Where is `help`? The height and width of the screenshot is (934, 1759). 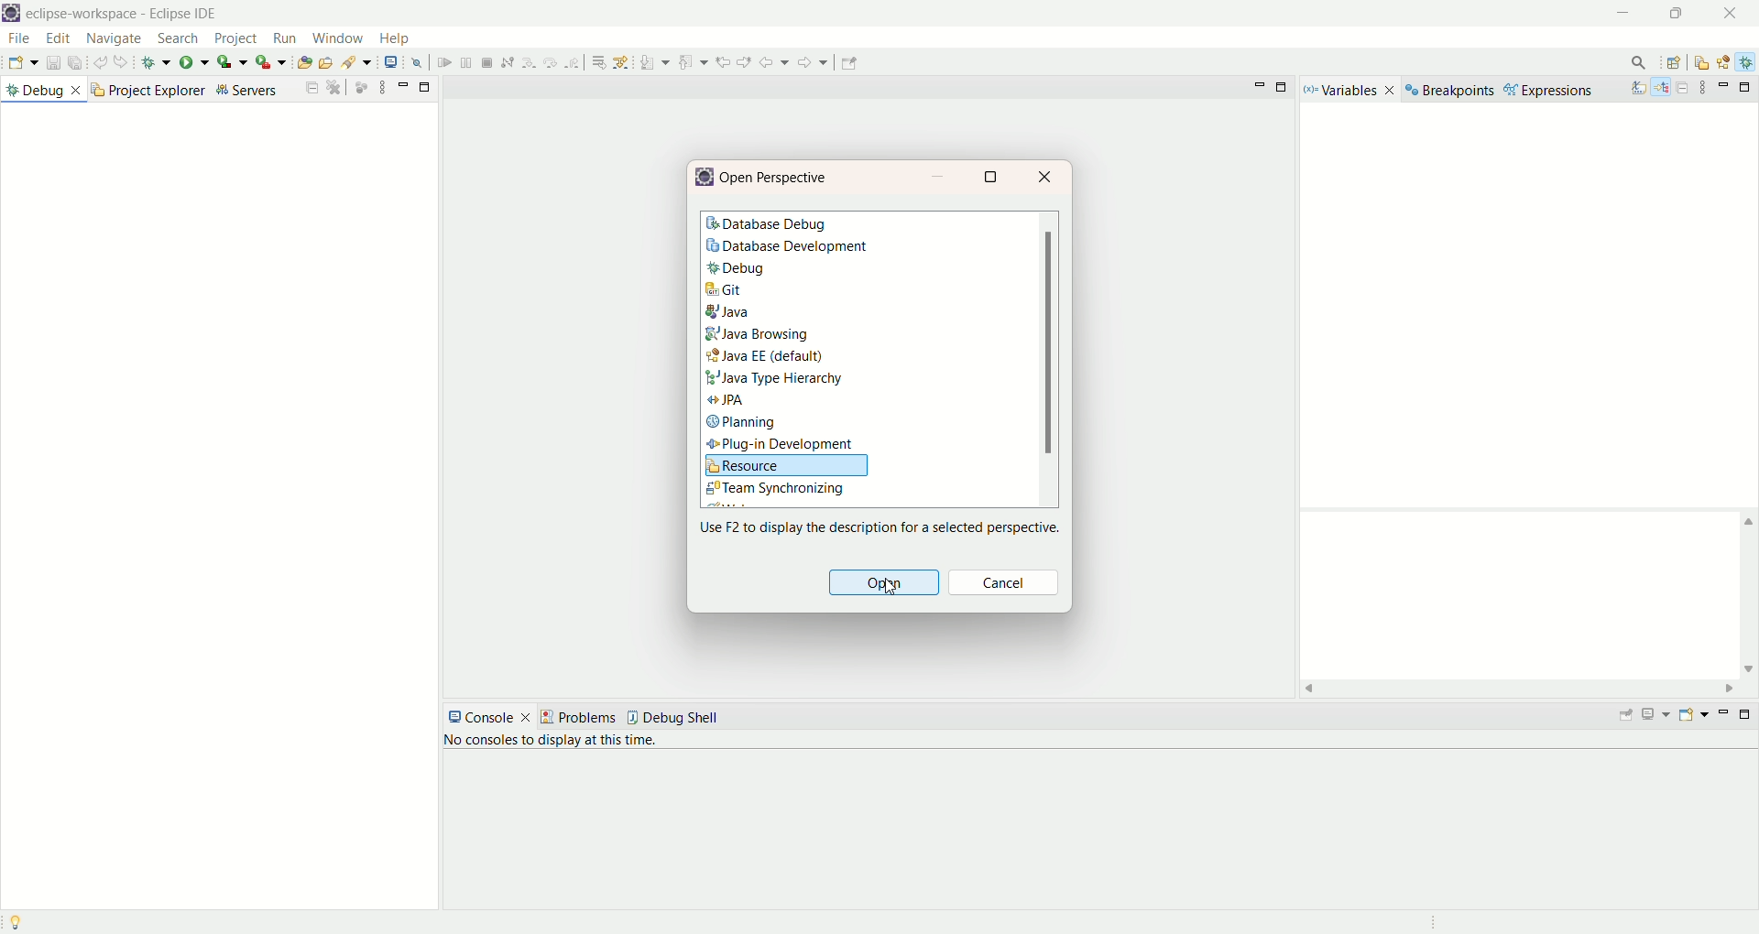 help is located at coordinates (396, 38).